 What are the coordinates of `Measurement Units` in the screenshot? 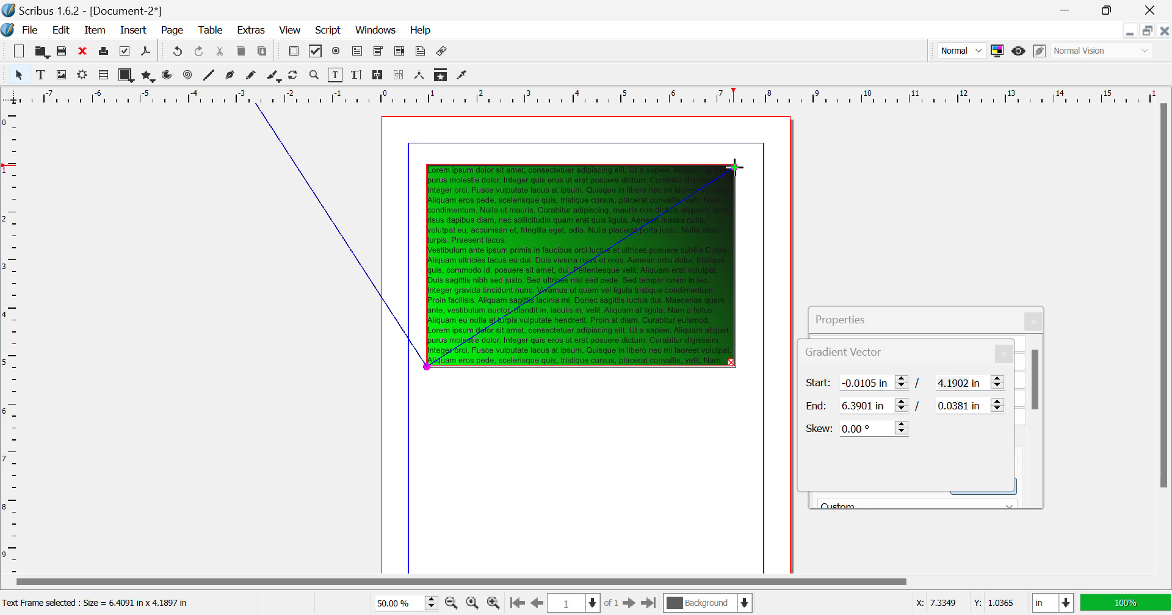 It's located at (1054, 604).